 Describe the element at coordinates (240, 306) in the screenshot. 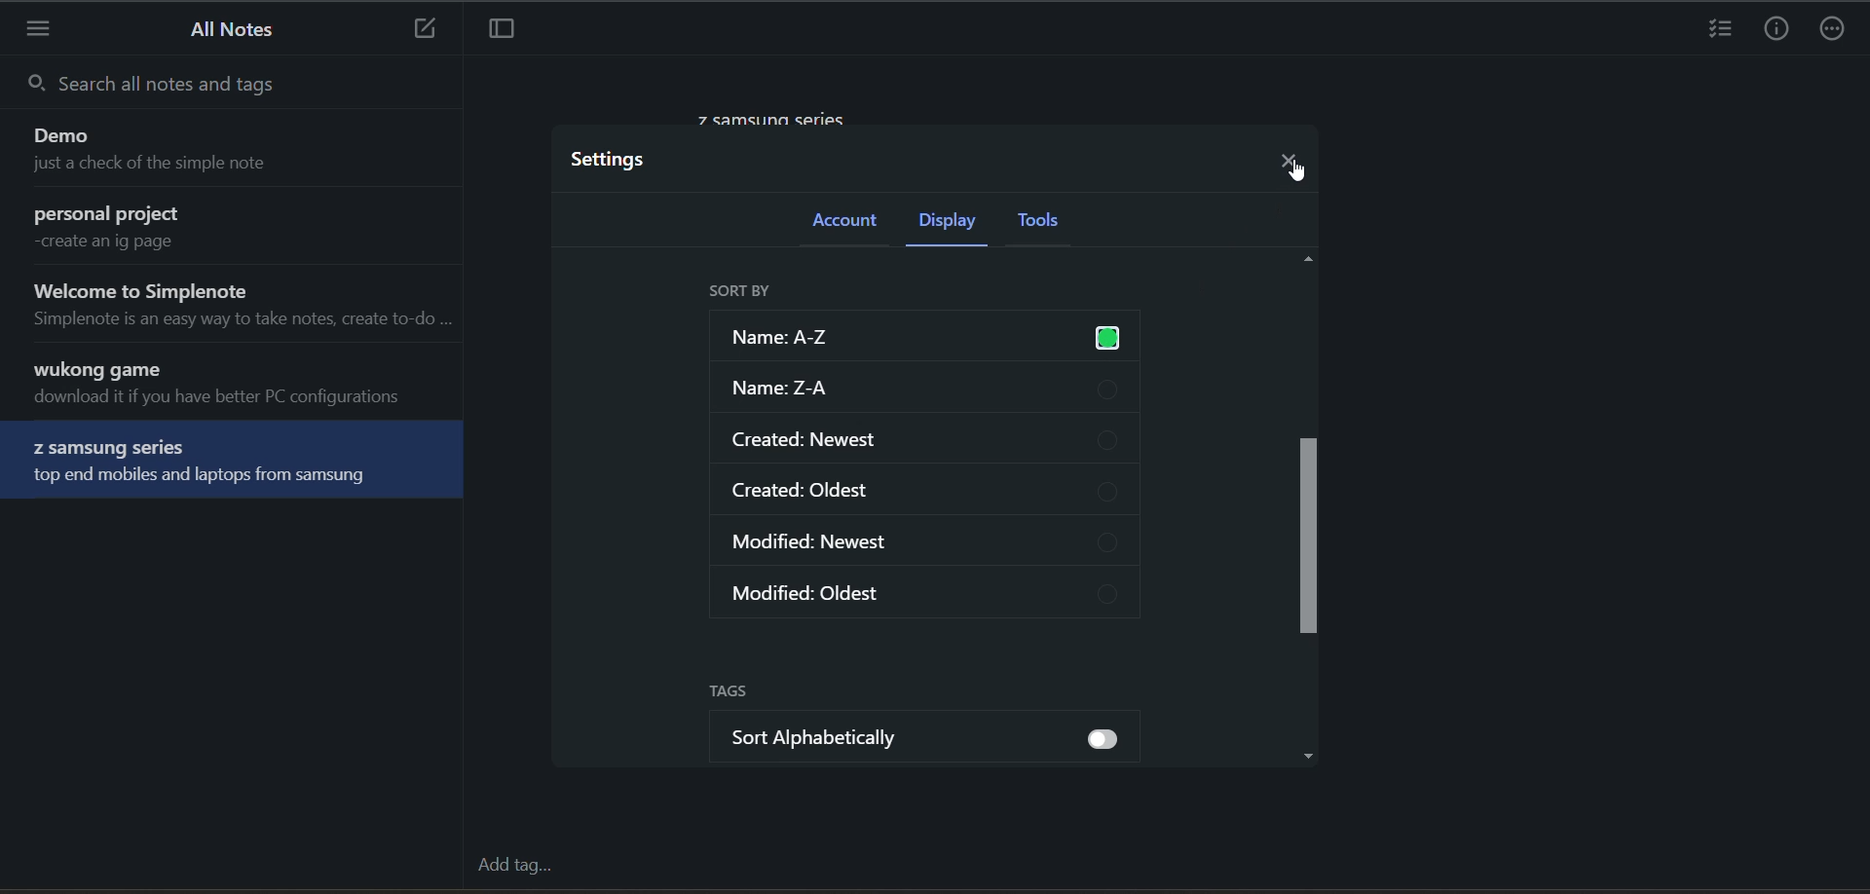

I see `Welcome to Simplenote
Simplenote is an easy way to take notes, create to-do ...` at that location.